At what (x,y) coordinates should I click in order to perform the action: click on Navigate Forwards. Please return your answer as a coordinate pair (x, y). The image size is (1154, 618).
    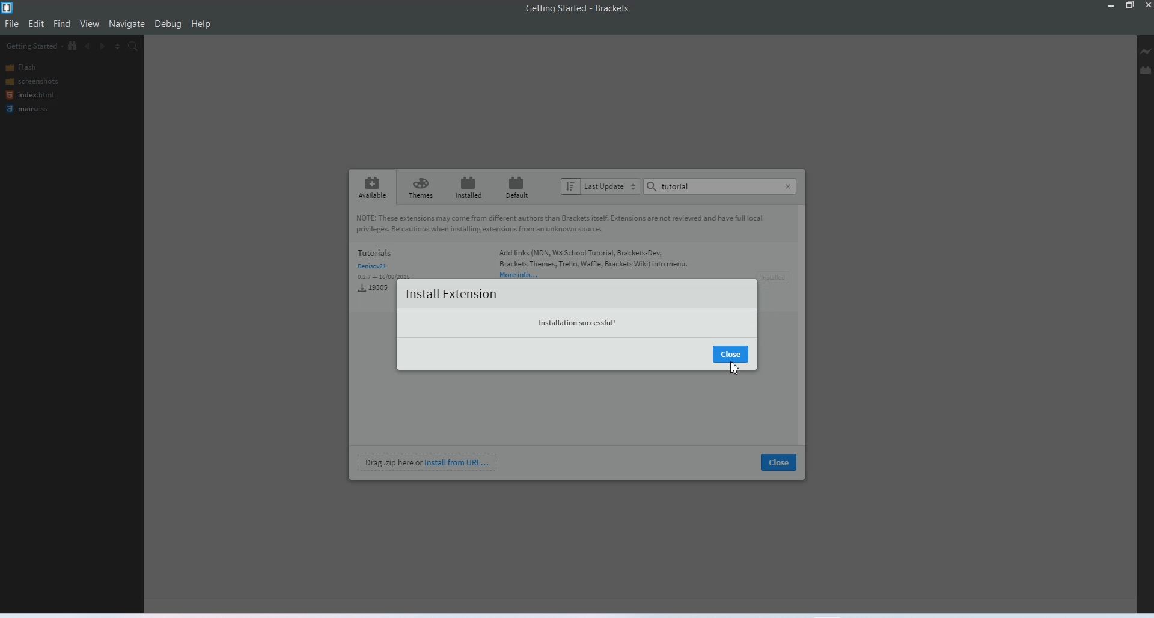
    Looking at the image, I should click on (104, 47).